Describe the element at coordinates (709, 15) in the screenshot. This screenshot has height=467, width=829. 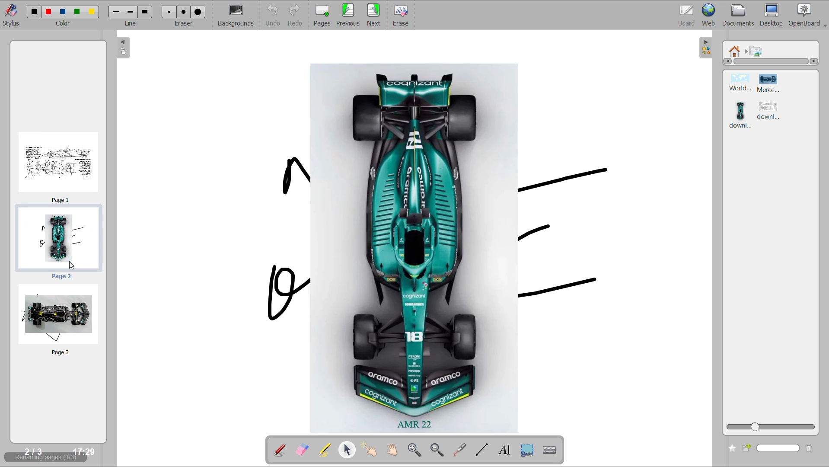
I see `web` at that location.